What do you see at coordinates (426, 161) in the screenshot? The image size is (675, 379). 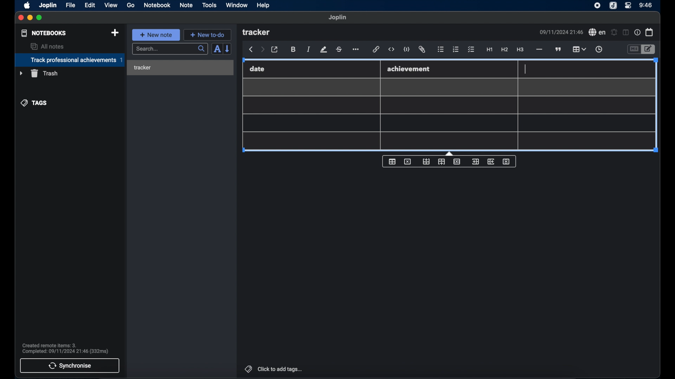 I see `insert row before` at bounding box center [426, 161].